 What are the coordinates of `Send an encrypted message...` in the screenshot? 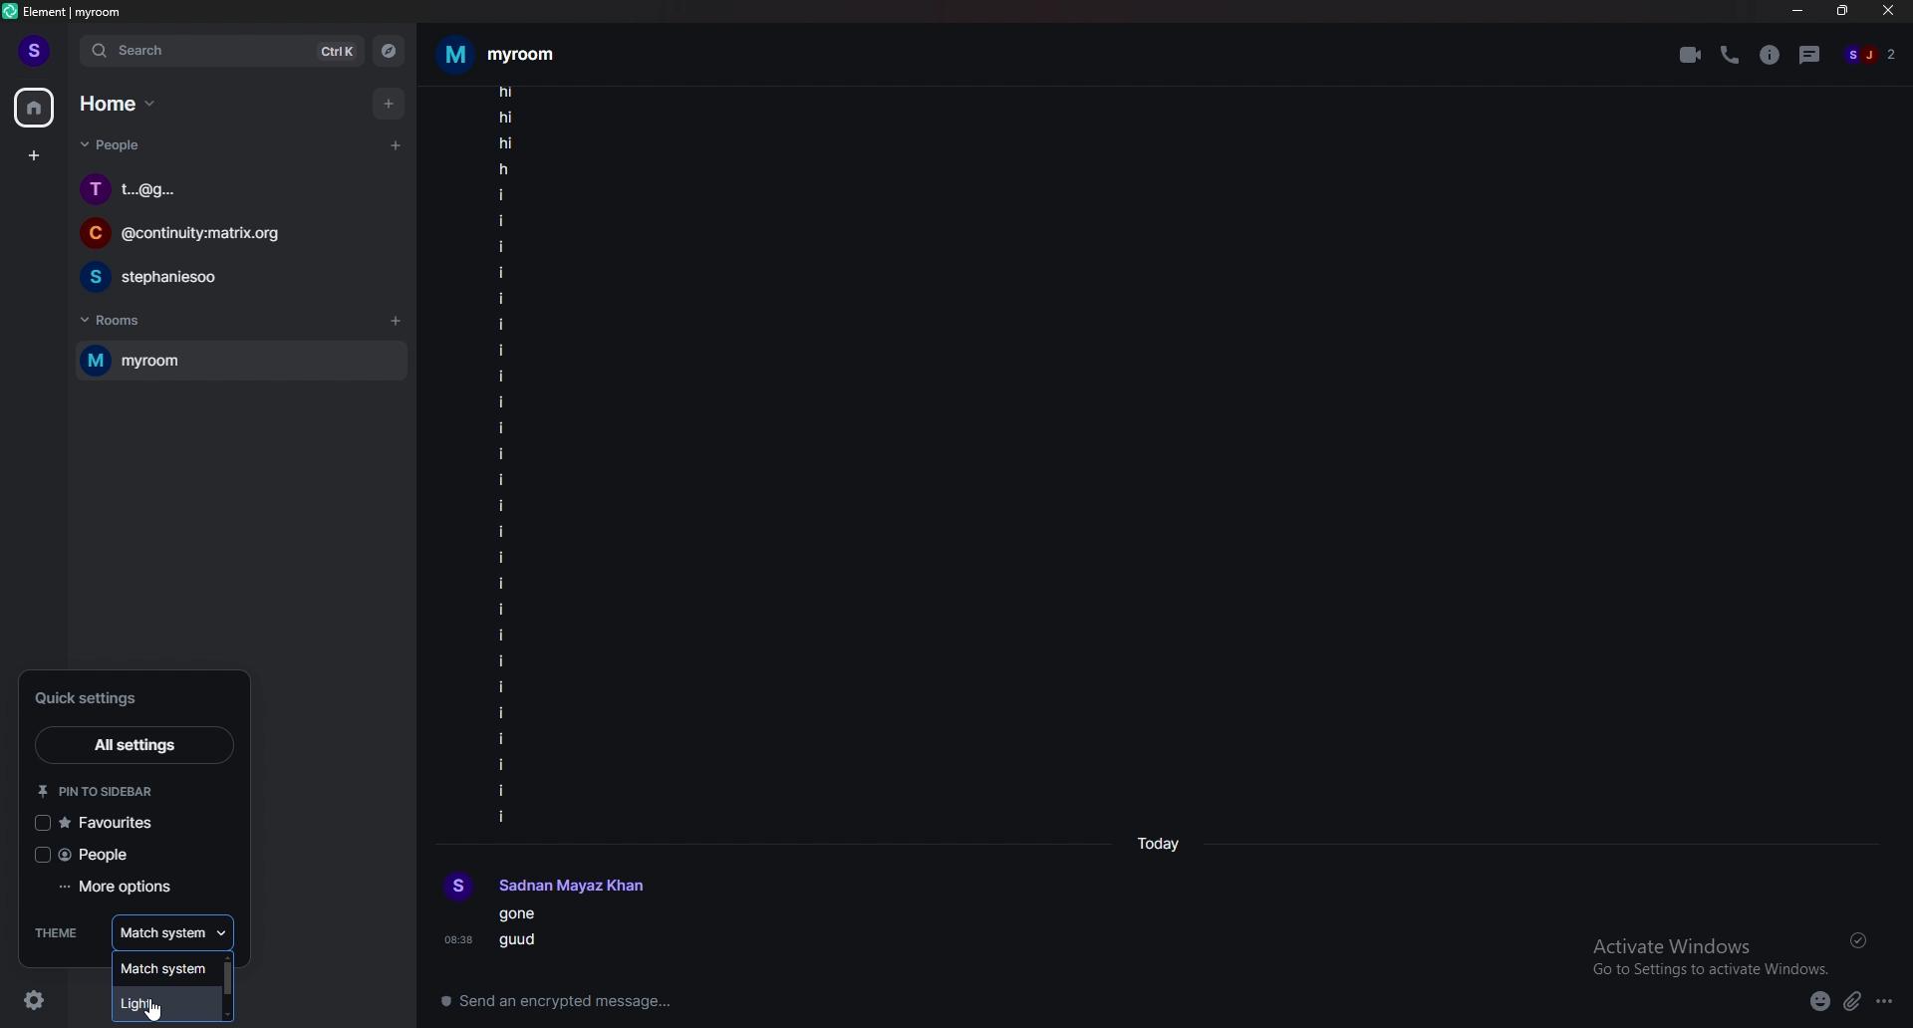 It's located at (571, 1004).